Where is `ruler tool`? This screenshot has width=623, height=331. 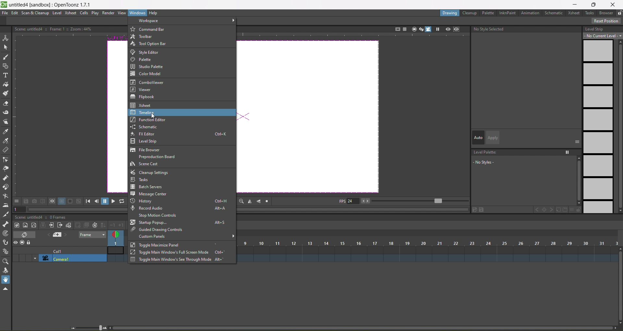 ruler tool is located at coordinates (5, 150).